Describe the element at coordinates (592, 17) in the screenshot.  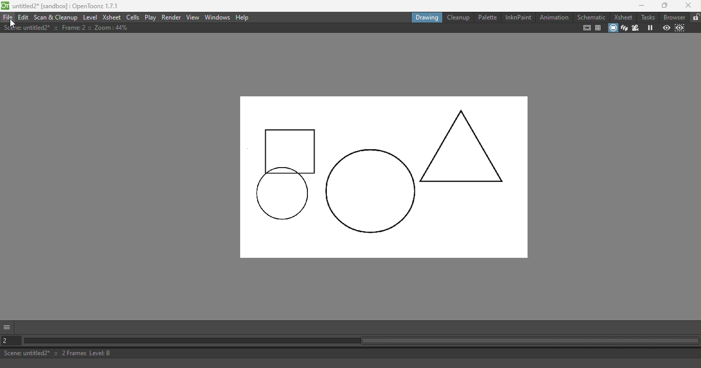
I see `Schematic` at that location.